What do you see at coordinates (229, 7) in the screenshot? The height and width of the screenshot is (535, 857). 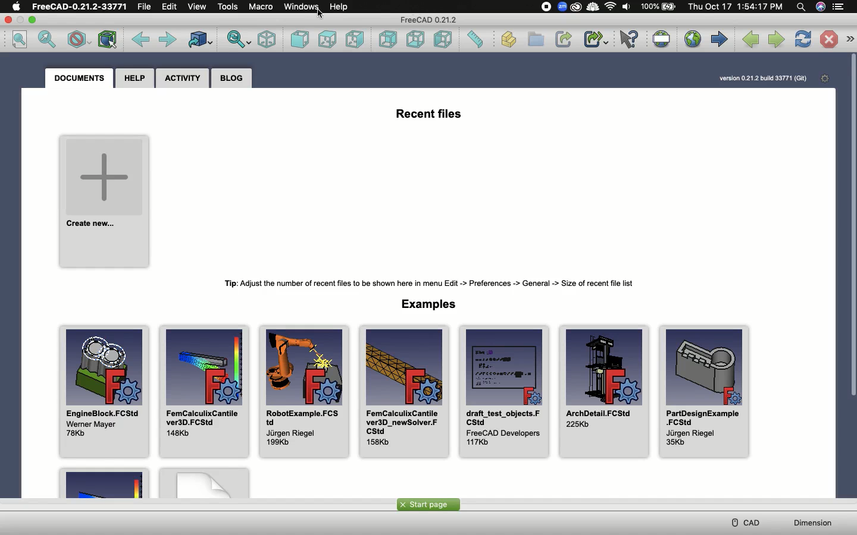 I see `Tools` at bounding box center [229, 7].